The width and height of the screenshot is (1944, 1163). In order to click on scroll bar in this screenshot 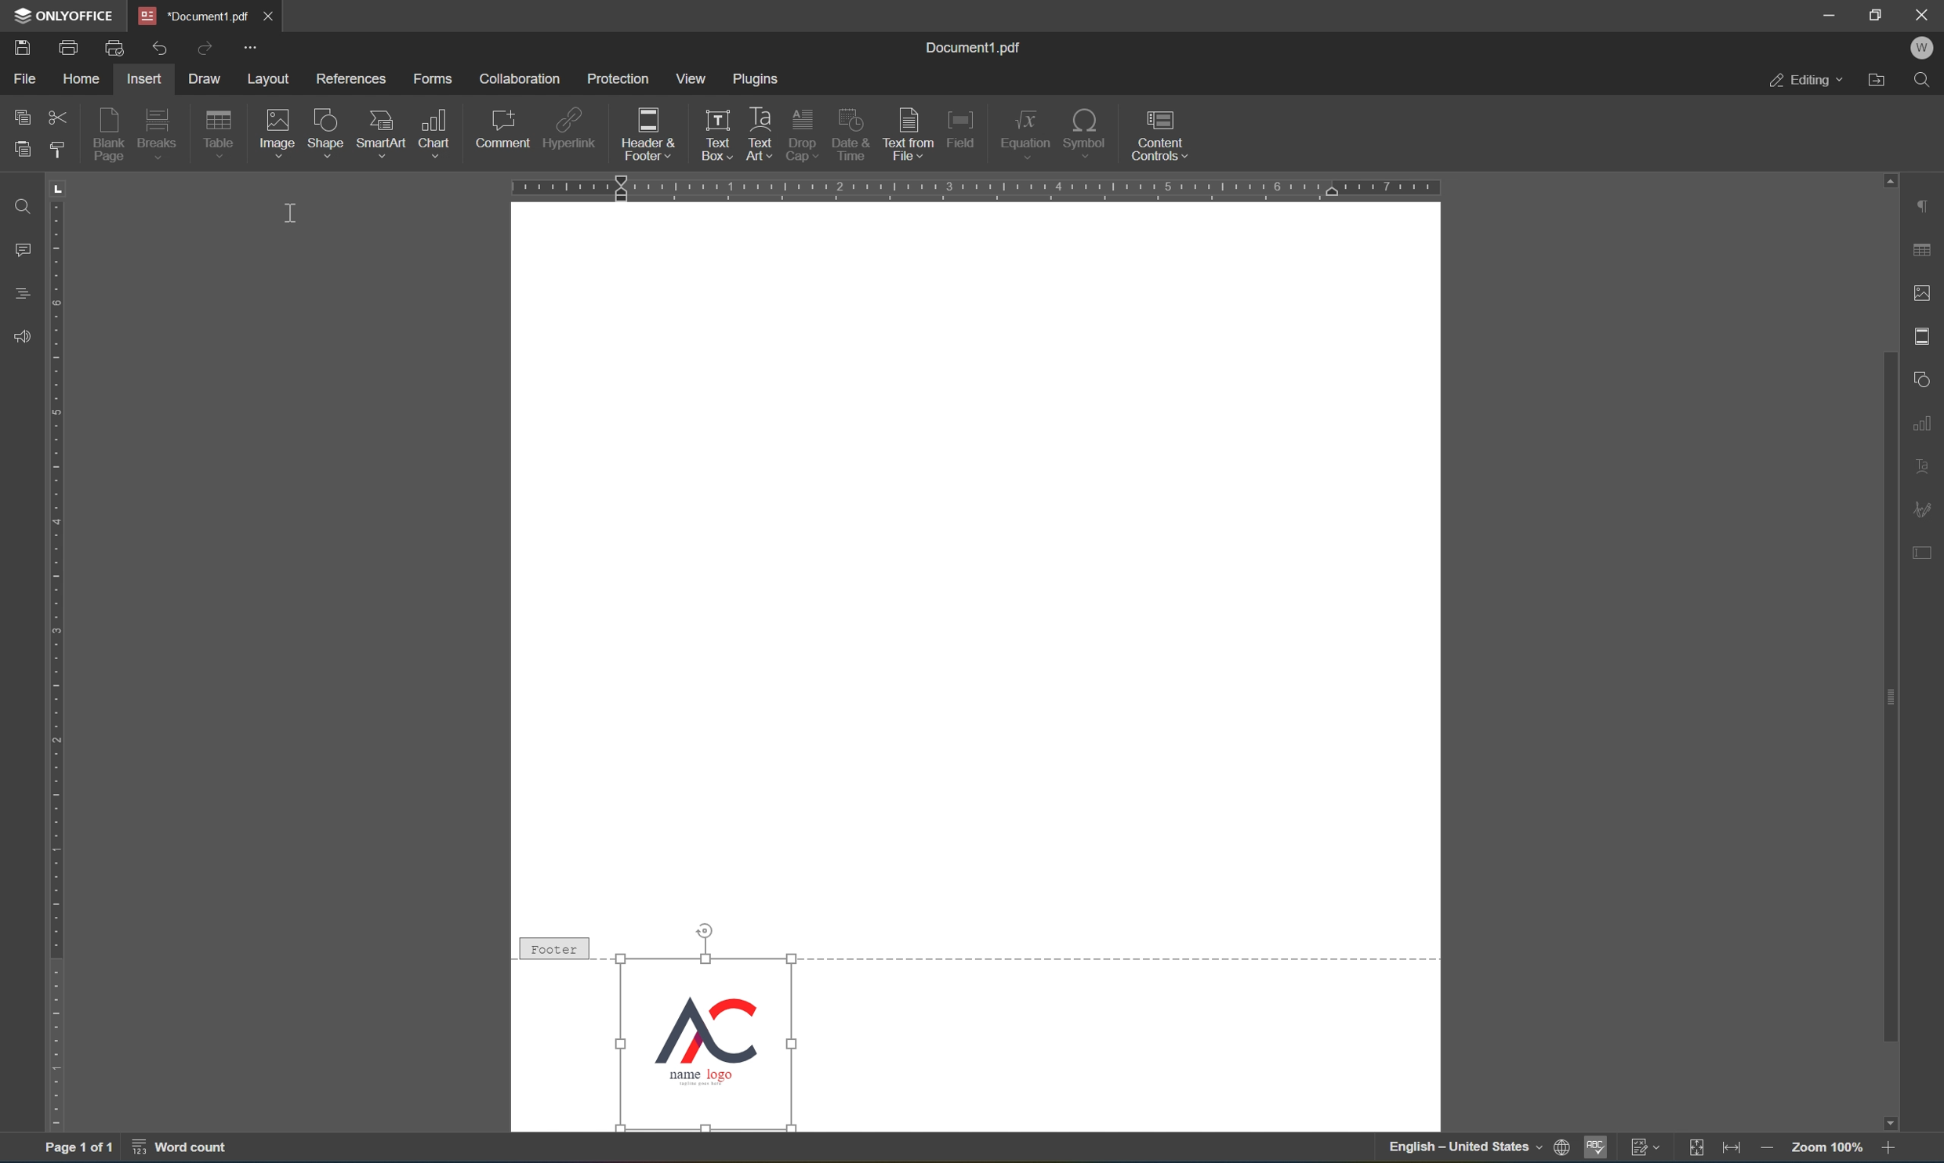, I will do `click(1884, 527)`.